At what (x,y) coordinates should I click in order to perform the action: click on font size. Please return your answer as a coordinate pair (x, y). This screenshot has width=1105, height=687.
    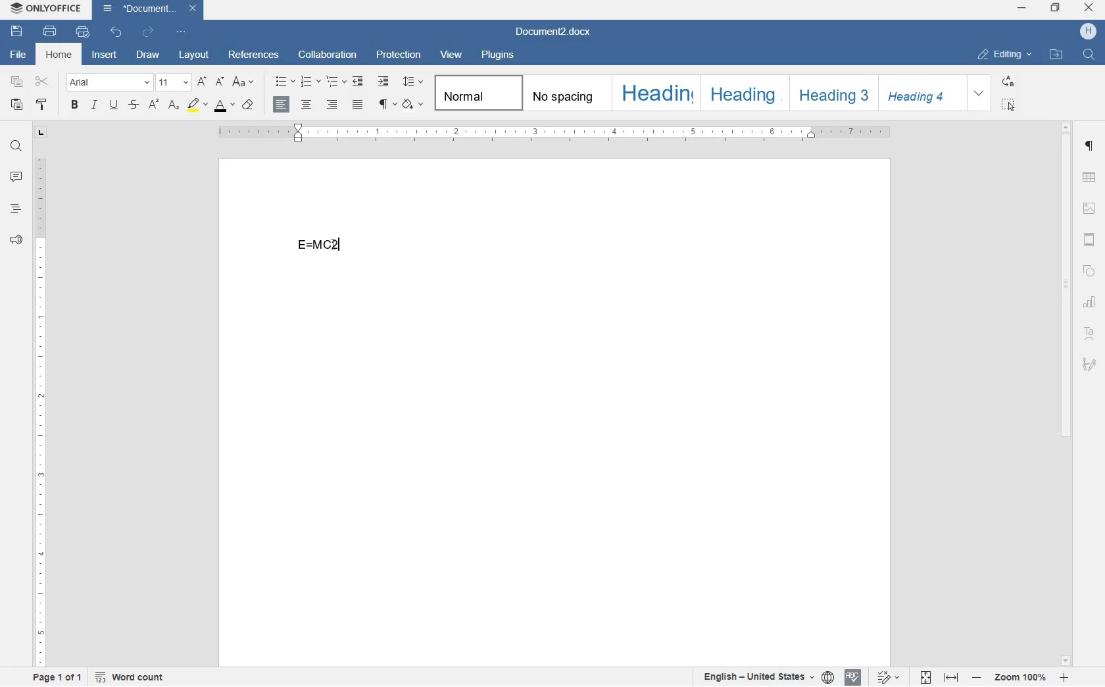
    Looking at the image, I should click on (174, 82).